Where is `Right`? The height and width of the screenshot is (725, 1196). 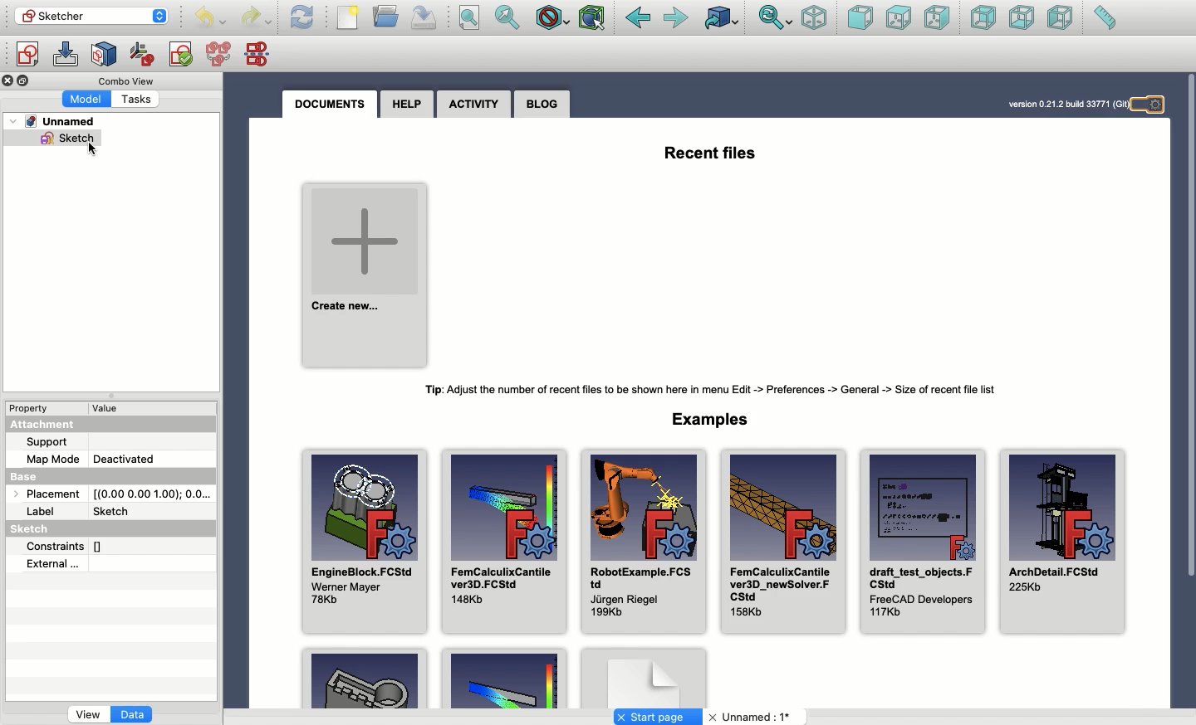 Right is located at coordinates (936, 17).